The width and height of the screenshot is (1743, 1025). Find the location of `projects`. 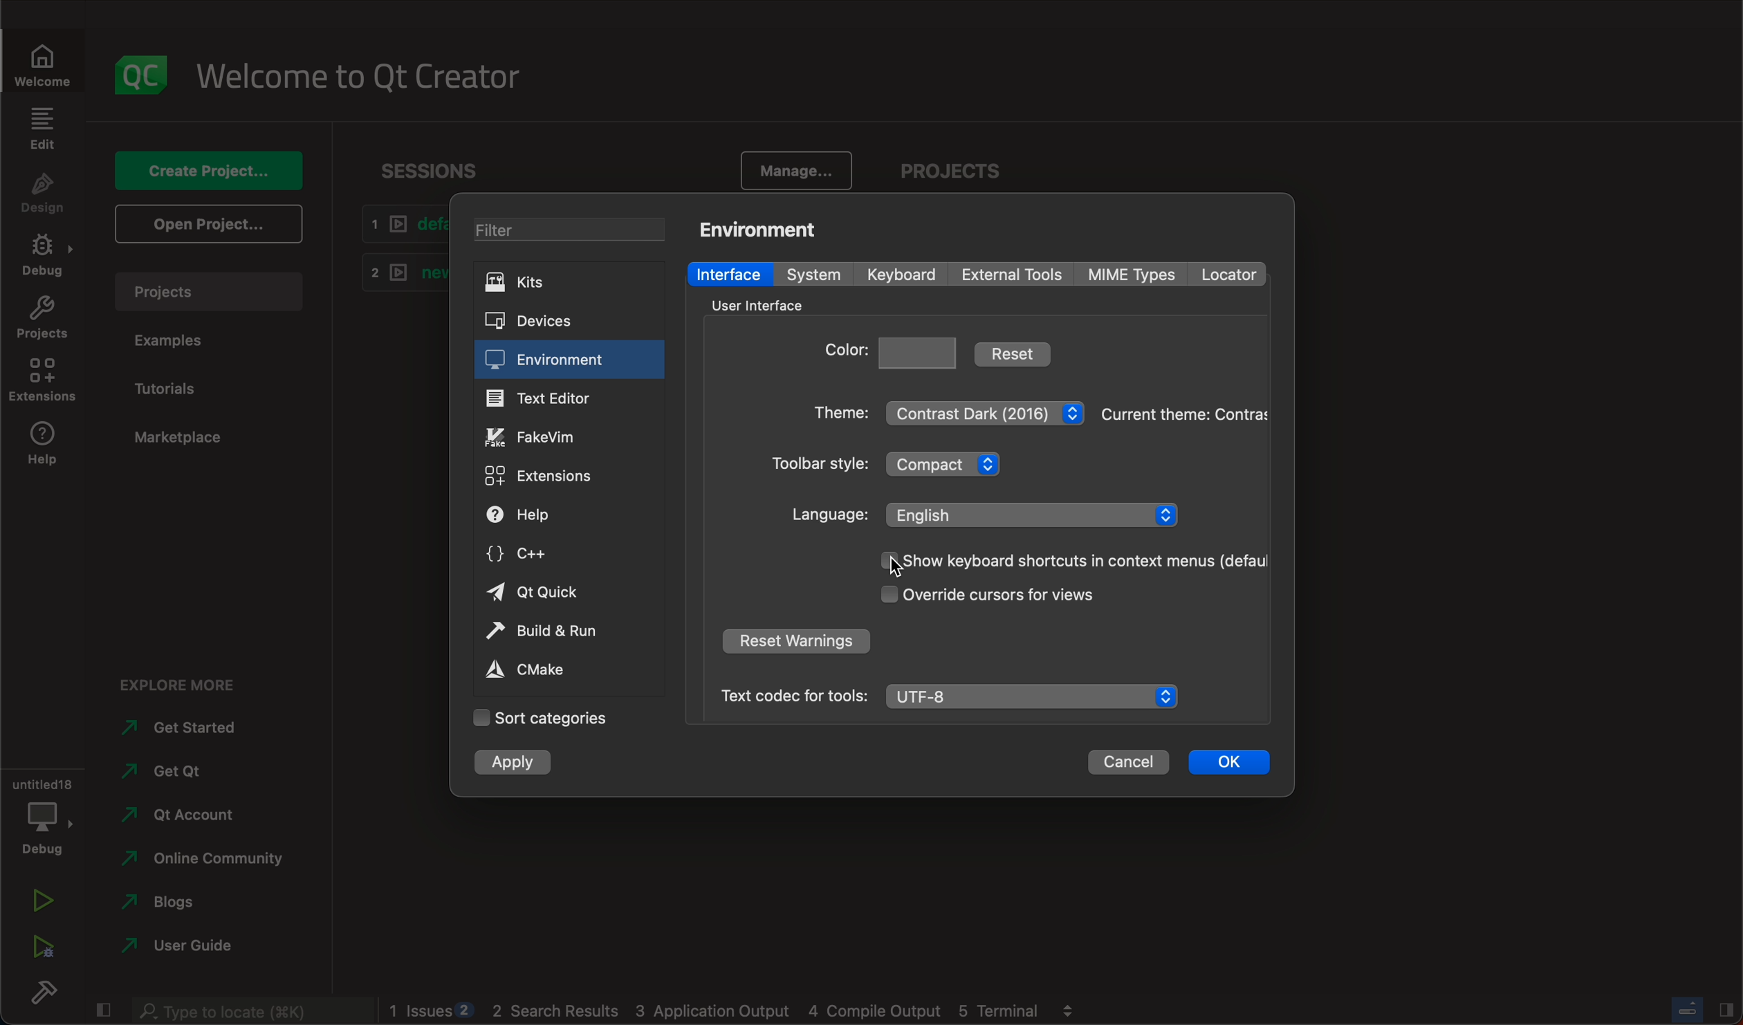

projects is located at coordinates (943, 168).